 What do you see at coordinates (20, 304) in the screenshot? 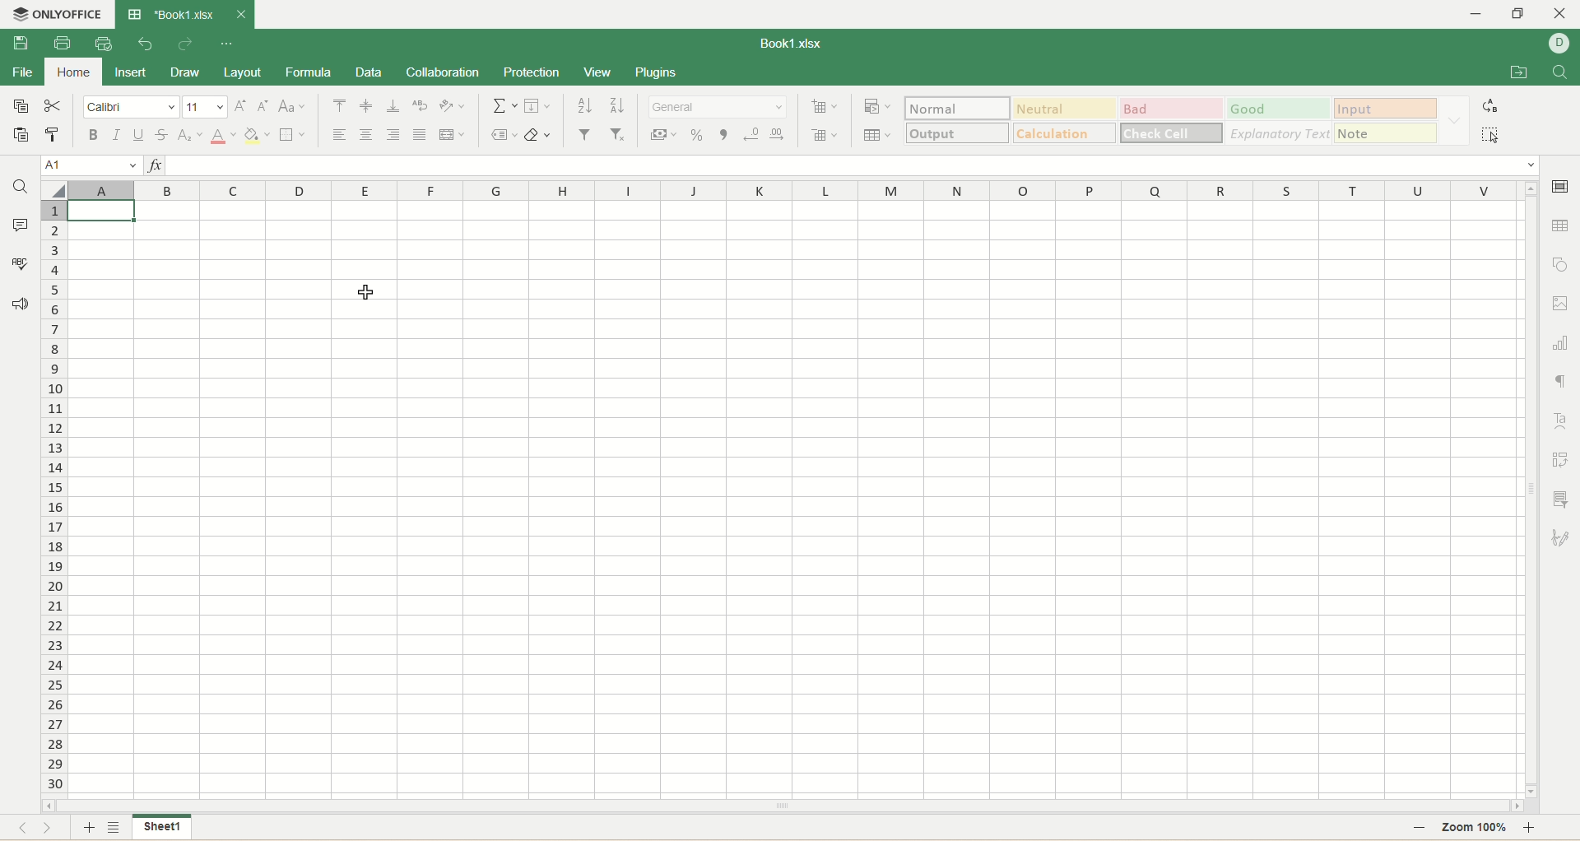
I see `feedback and support` at bounding box center [20, 304].